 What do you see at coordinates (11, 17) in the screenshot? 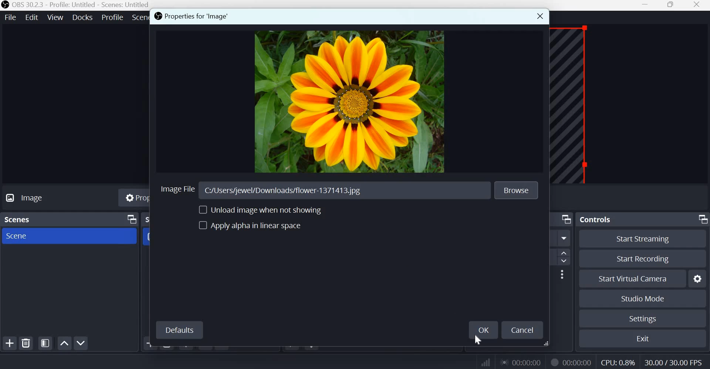
I see `file` at bounding box center [11, 17].